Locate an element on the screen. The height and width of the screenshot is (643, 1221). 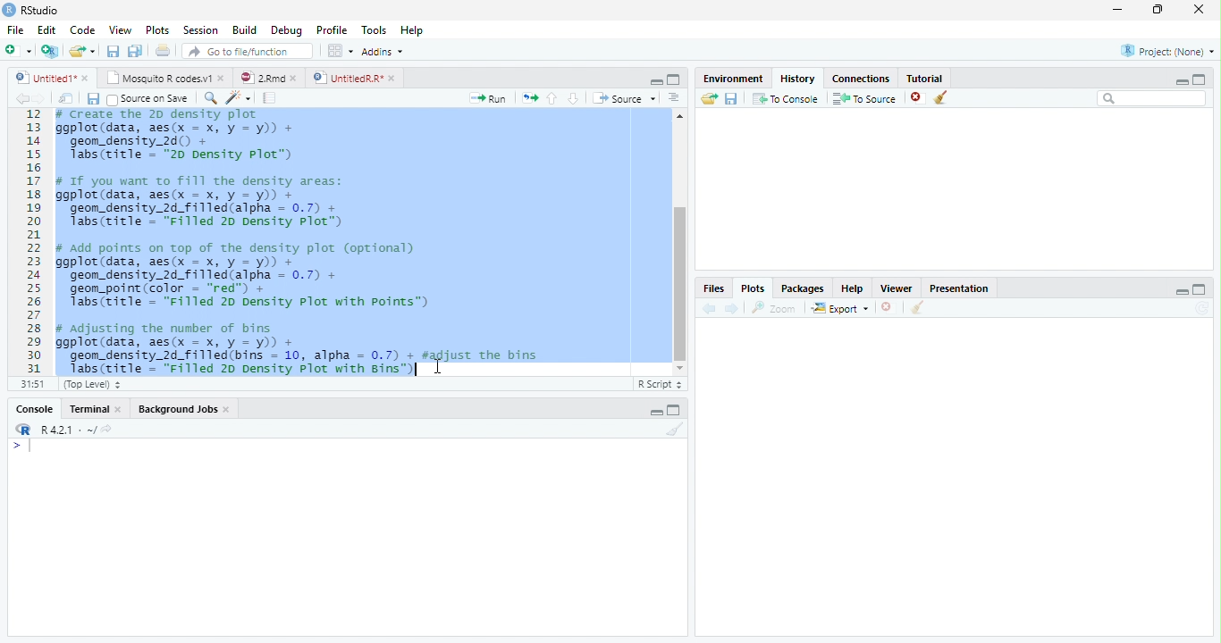
Load workspace is located at coordinates (707, 99).